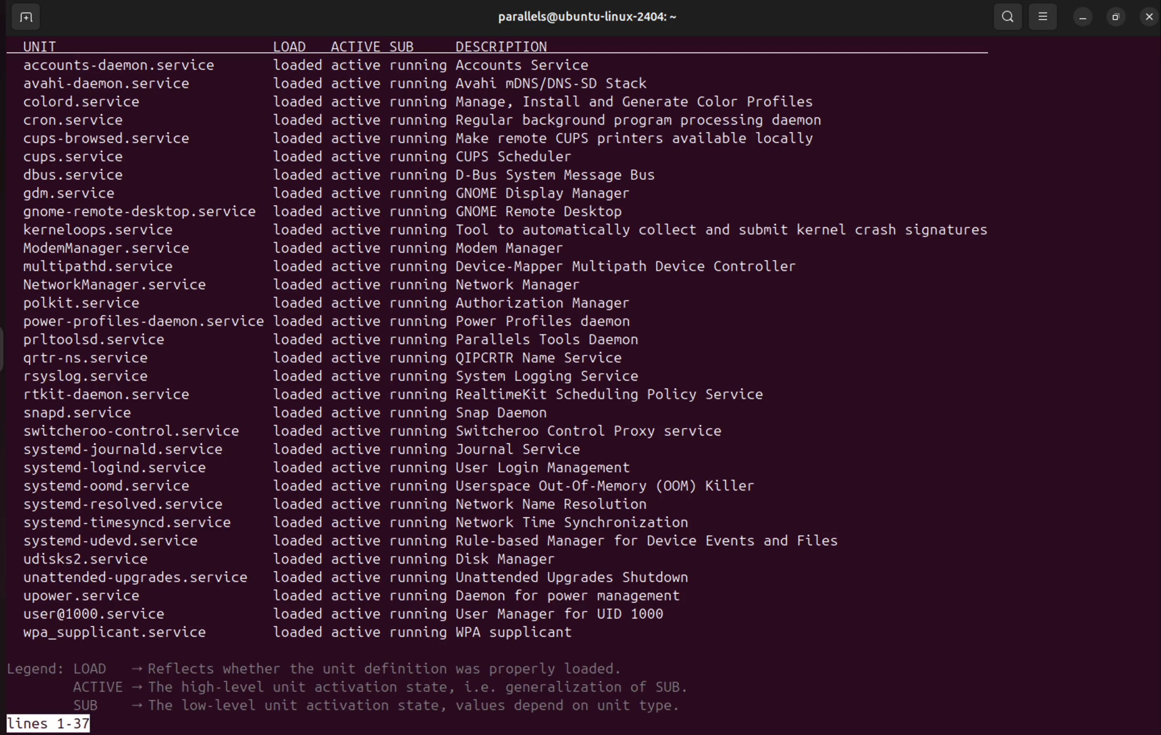 The width and height of the screenshot is (1161, 735). Describe the element at coordinates (297, 505) in the screenshot. I see `loaded` at that location.